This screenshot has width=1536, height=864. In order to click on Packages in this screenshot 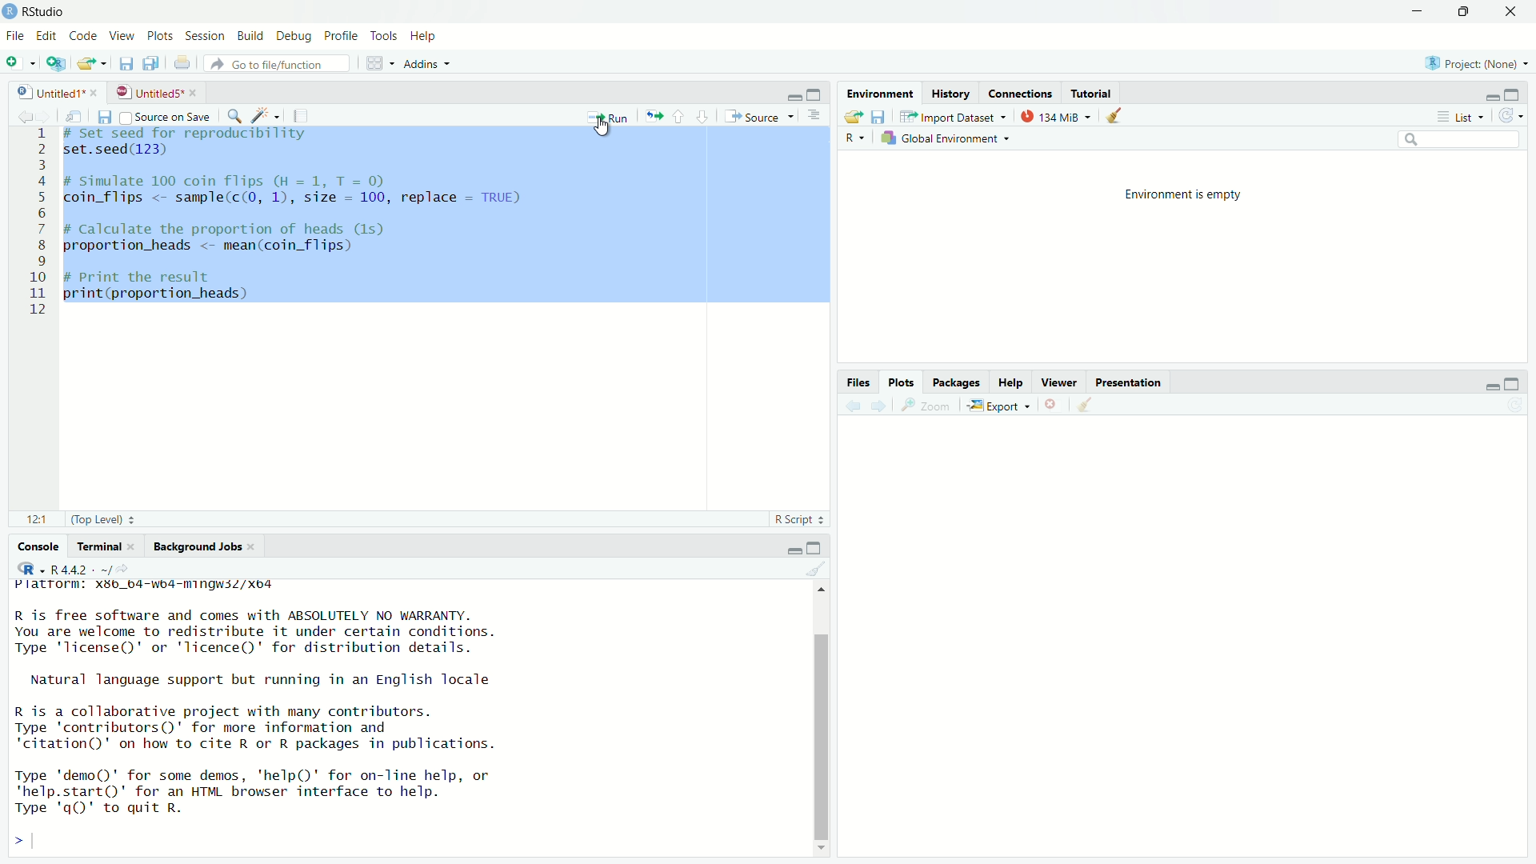, I will do `click(957, 382)`.